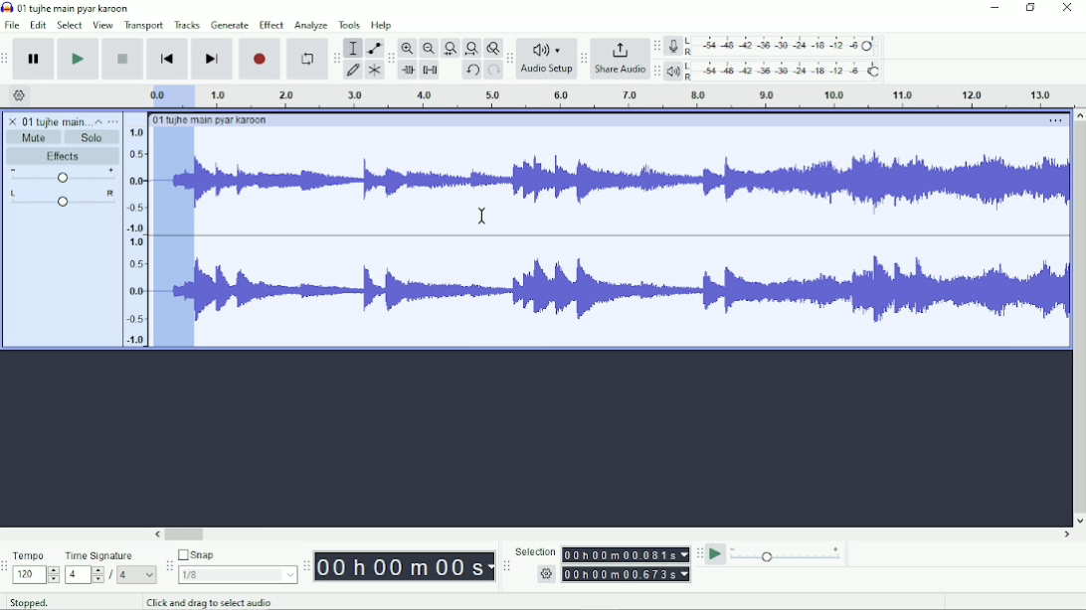  What do you see at coordinates (109, 555) in the screenshot?
I see `Time Signature` at bounding box center [109, 555].